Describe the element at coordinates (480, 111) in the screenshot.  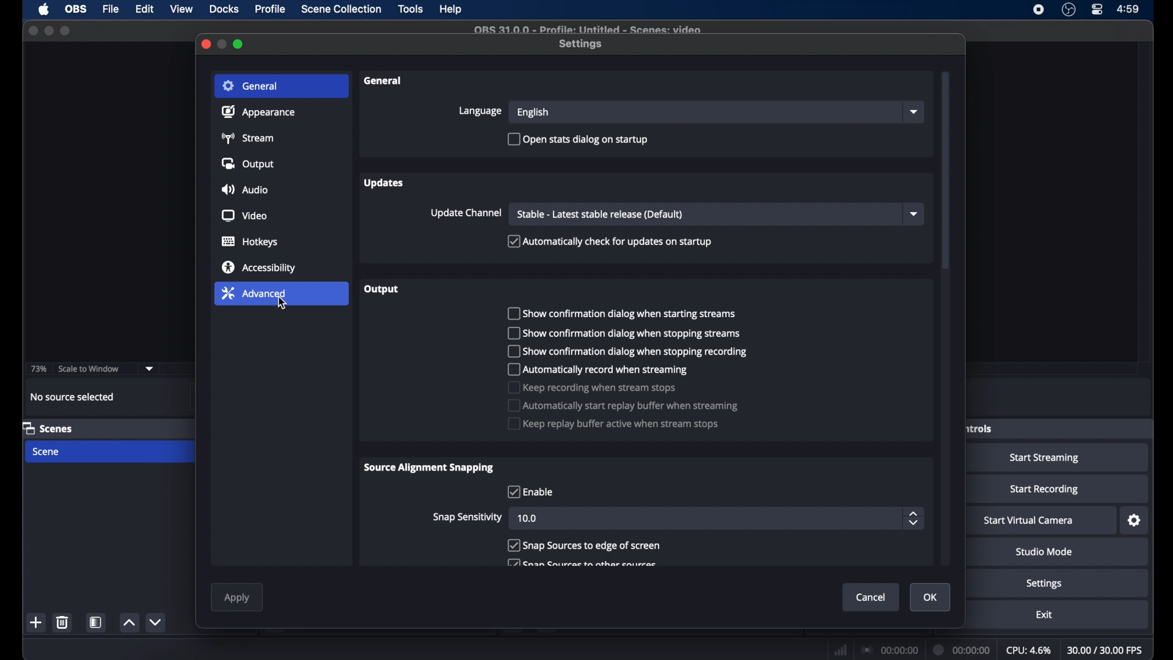
I see `language` at that location.